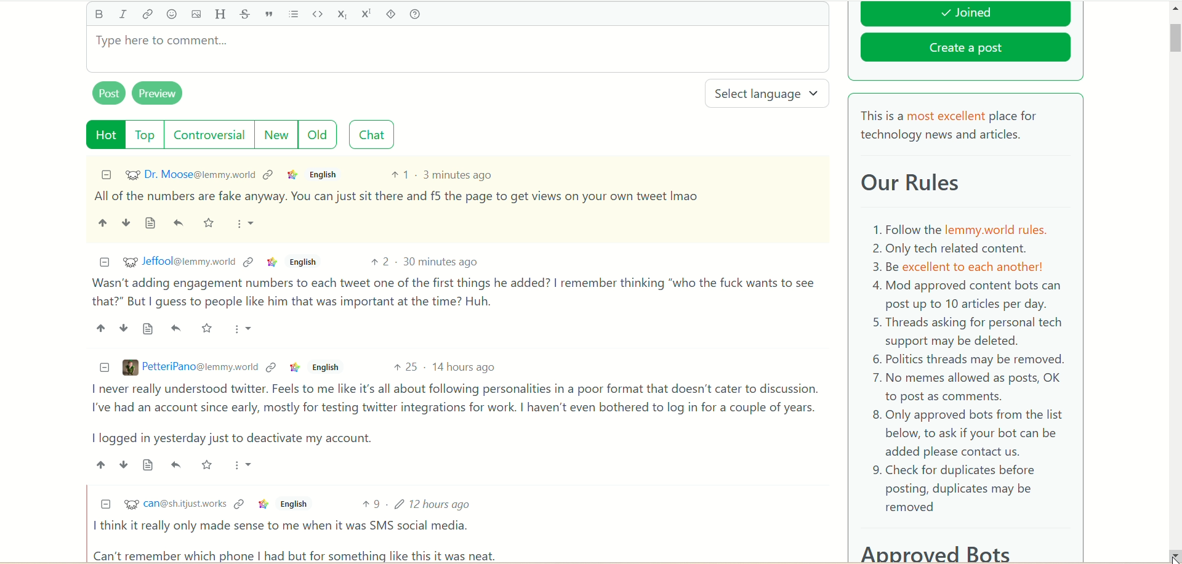  I want to click on 30 minutes ago, so click(441, 261).